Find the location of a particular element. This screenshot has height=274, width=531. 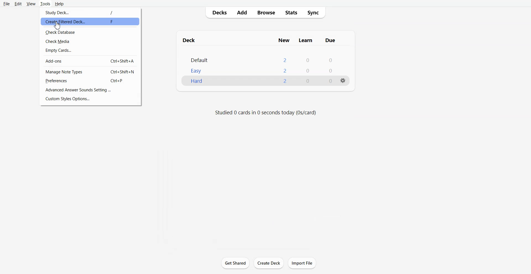

Cursor is located at coordinates (58, 25).